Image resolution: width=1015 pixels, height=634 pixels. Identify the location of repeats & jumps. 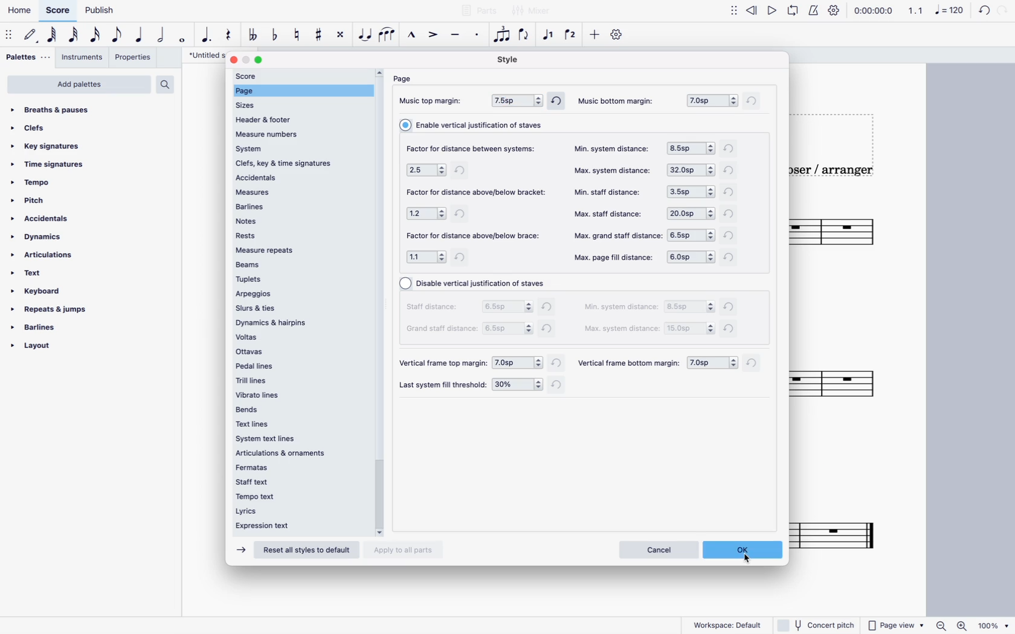
(54, 309).